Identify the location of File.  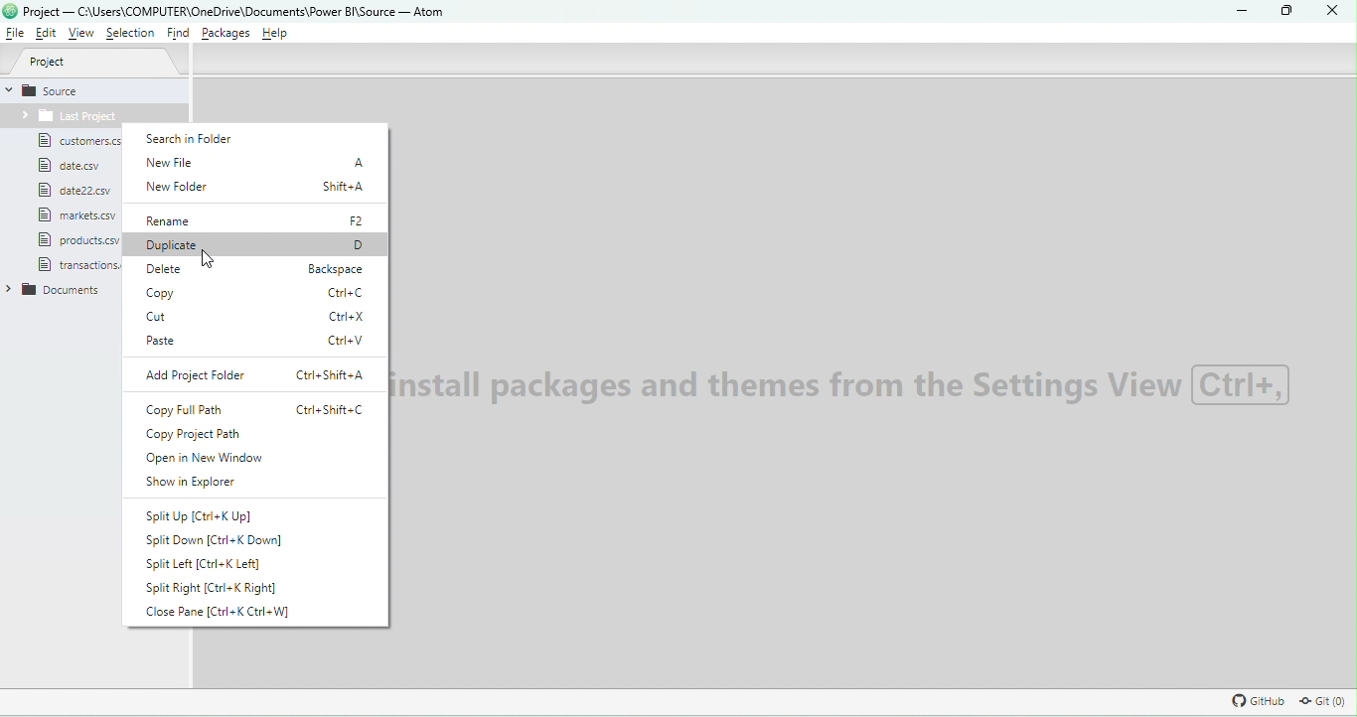
(68, 239).